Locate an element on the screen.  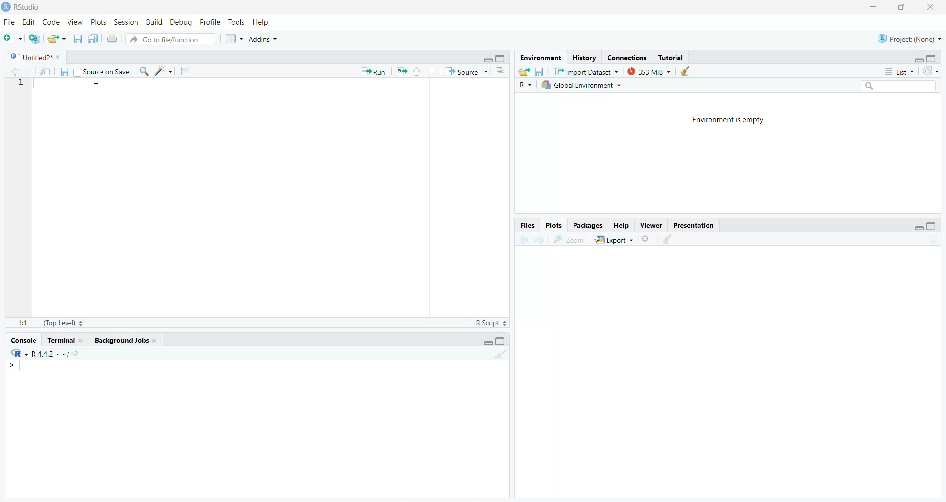
 Project: (None) ~ is located at coordinates (907, 40).